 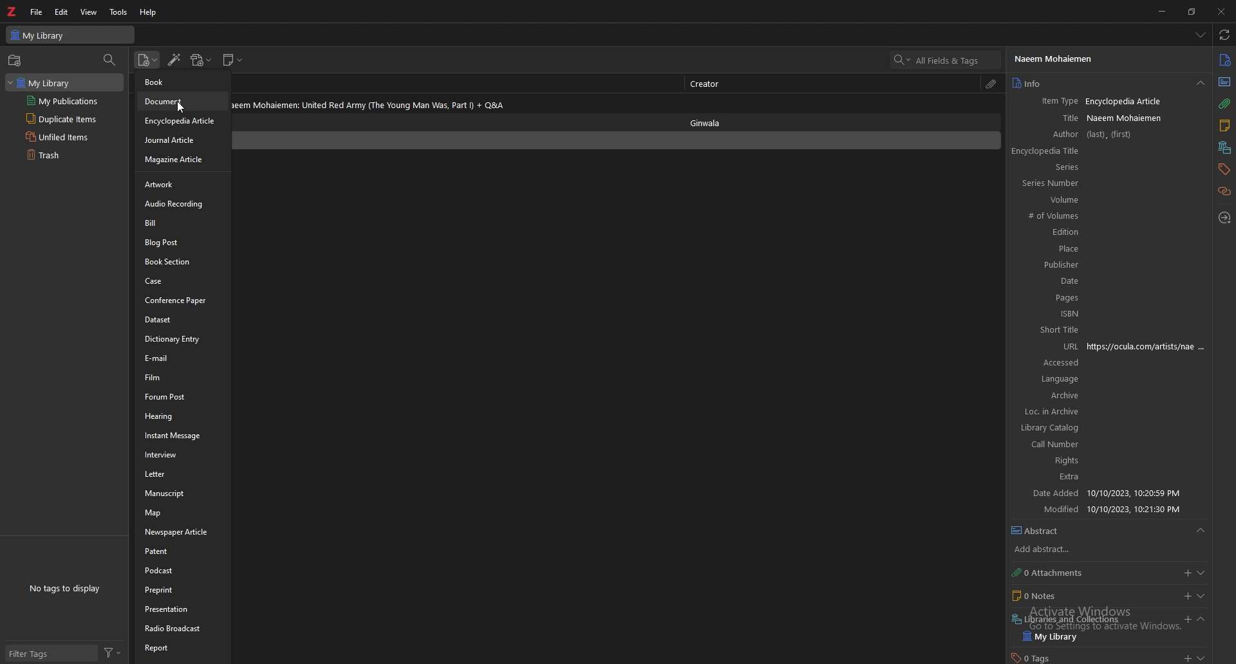 I want to click on view, so click(x=89, y=12).